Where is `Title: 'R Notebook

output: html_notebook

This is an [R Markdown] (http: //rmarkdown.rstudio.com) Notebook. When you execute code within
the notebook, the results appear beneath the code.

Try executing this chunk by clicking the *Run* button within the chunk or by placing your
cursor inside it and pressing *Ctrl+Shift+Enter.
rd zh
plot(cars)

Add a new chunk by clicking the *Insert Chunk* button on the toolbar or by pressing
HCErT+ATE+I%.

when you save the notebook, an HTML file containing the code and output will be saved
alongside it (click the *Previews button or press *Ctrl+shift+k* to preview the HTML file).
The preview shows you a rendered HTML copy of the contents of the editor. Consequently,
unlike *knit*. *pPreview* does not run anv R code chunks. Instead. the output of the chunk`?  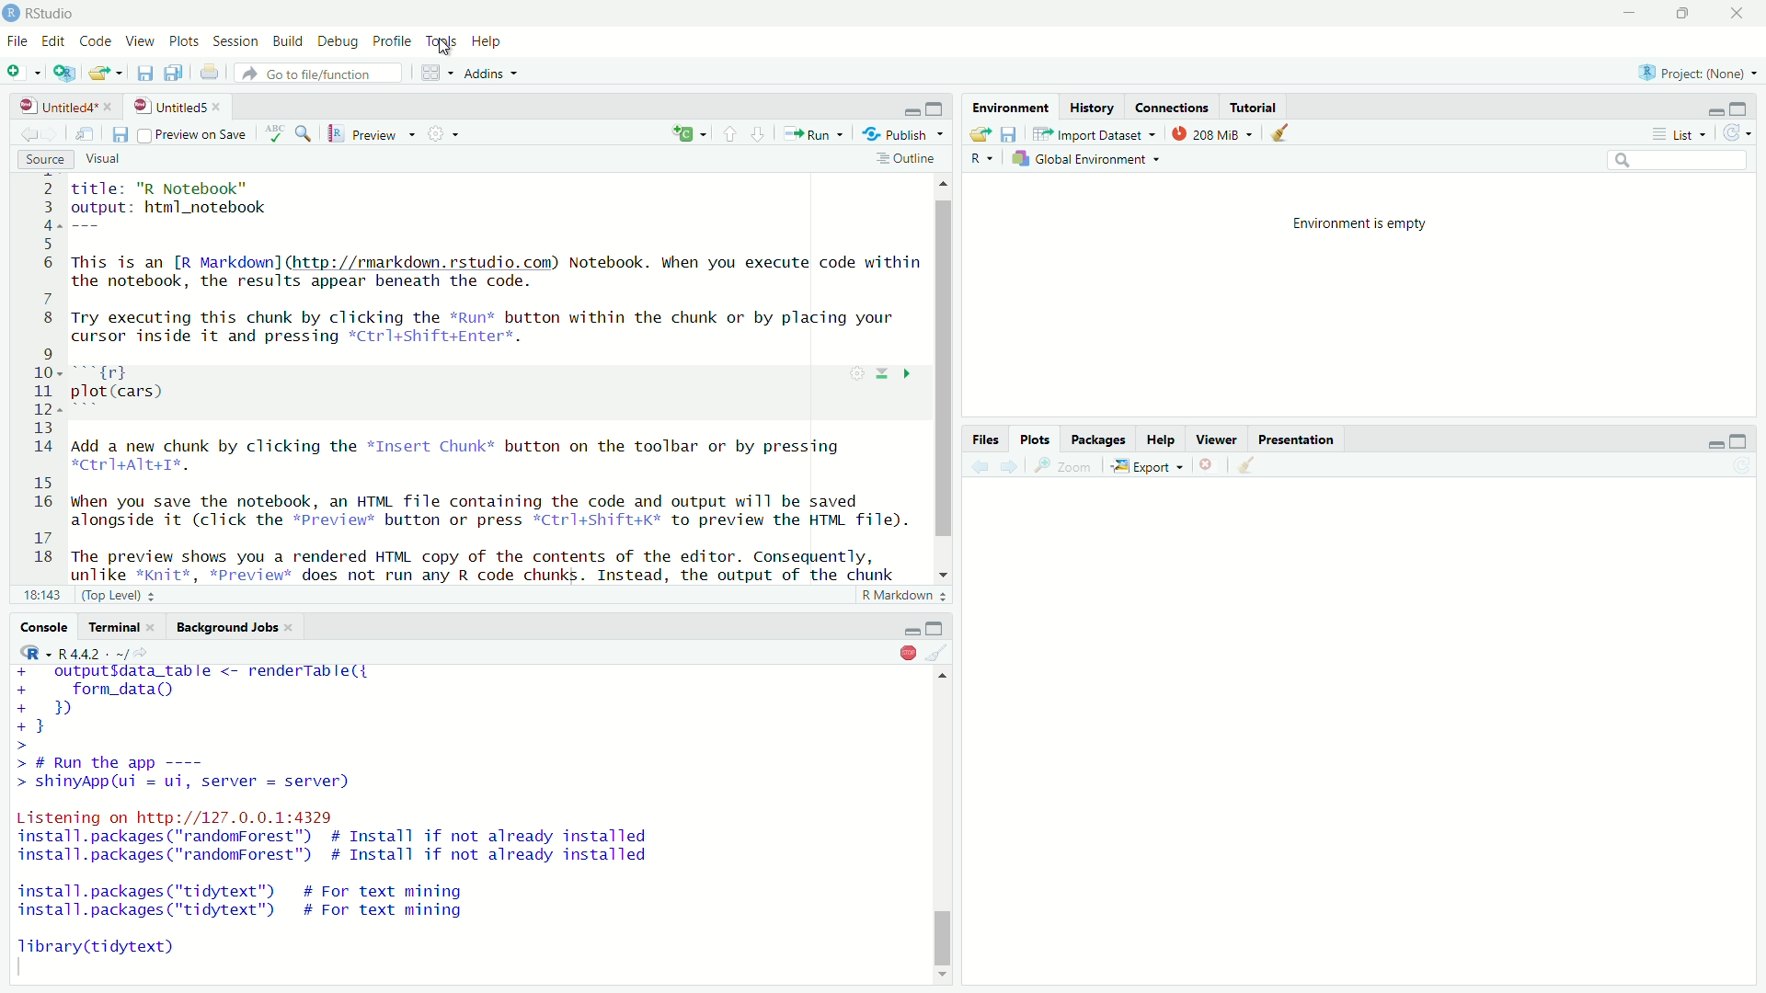 Title: 'R Notebook

output: html_notebook

This is an [R Markdown] (http: //rmarkdown.rstudio.com) Notebook. When you execute code within
the notebook, the results appear beneath the code.

Try executing this chunk by clicking the *Run* button within the chunk or by placing your
cursor inside it and pressing *Ctrl+Shift+Enter.
rd zh
plot(cars)

Add a new chunk by clicking the *Insert Chunk* button on the toolbar or by pressing
HCErT+ATE+I%.

when you save the notebook, an HTML file containing the code and output will be saved
alongside it (click the *Previews button or press *Ctrl+shift+k* to preview the HTML file).
The preview shows you a rendered HTML copy of the contents of the editor. Consequently,
unlike *knit*. *pPreview* does not run anv R code chunks. Instead. the output of the chunk is located at coordinates (494, 379).